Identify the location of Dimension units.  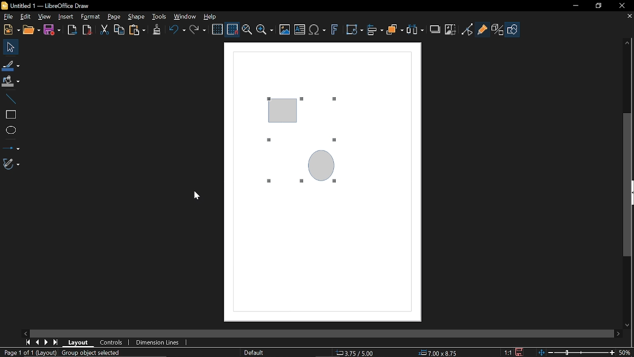
(157, 343).